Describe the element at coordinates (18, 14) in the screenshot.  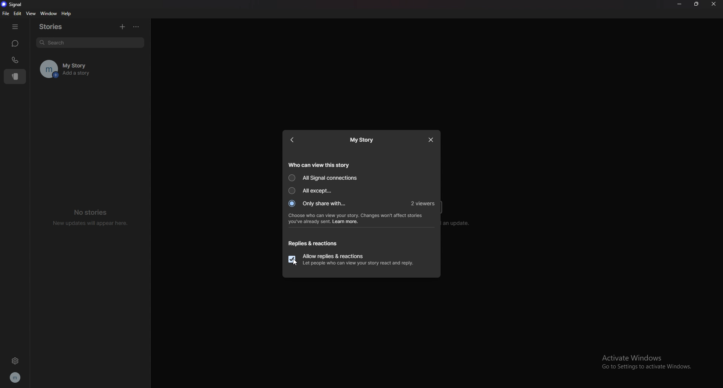
I see `edit` at that location.